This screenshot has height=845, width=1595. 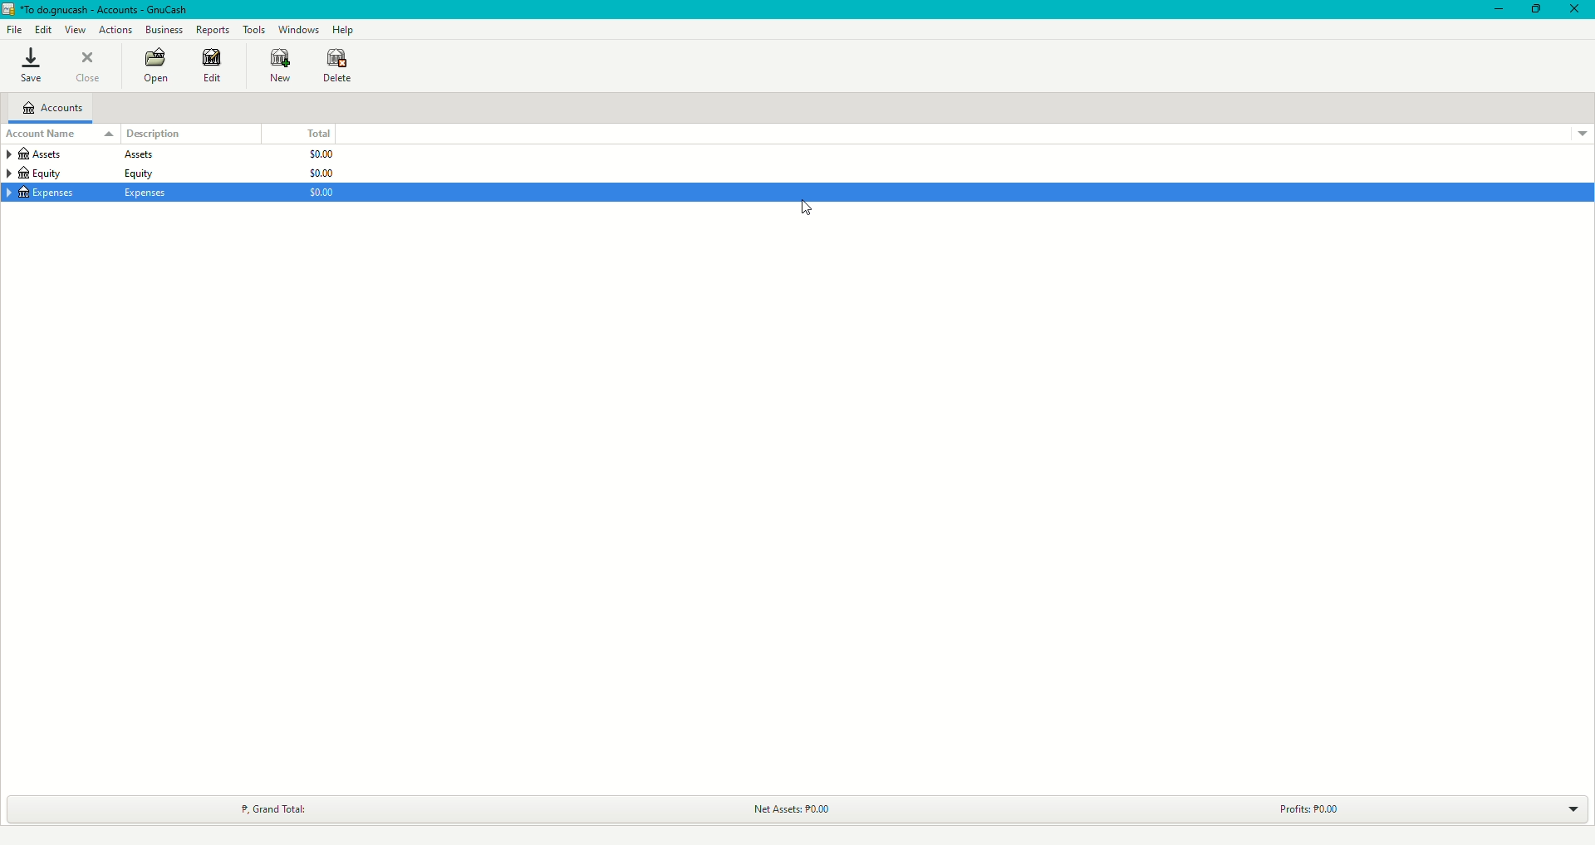 I want to click on Cursor, so click(x=801, y=213).